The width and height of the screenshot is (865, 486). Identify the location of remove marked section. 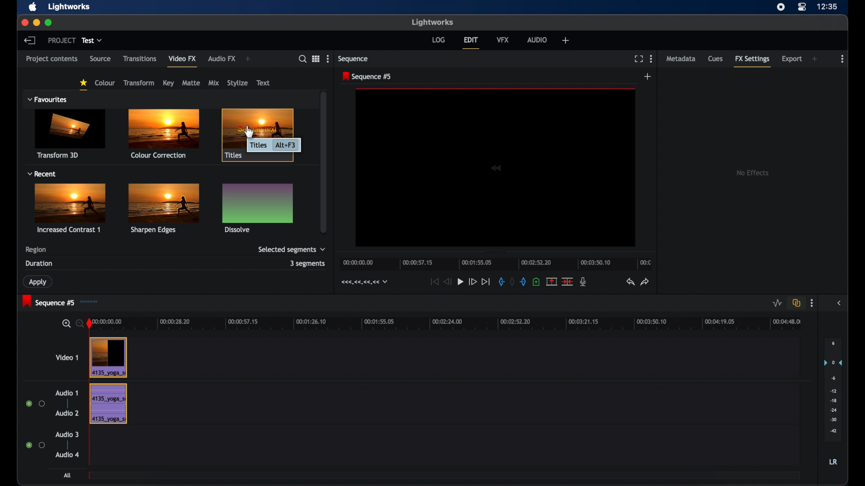
(552, 281).